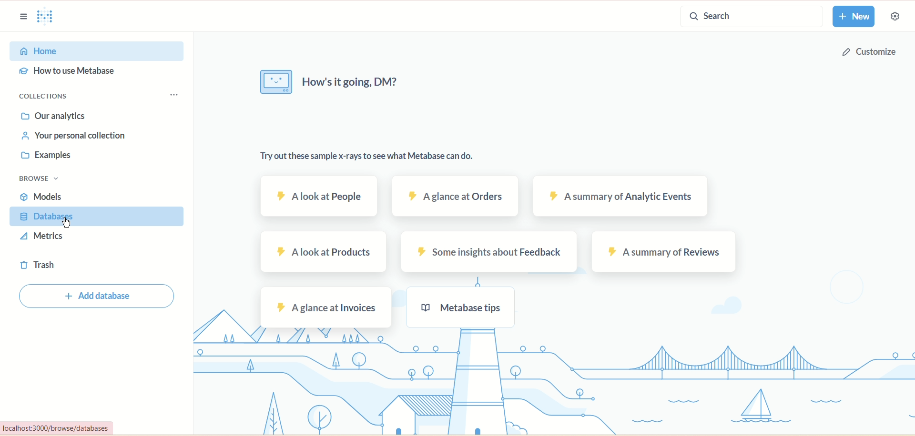 The width and height of the screenshot is (915, 436). I want to click on examples, so click(42, 156).